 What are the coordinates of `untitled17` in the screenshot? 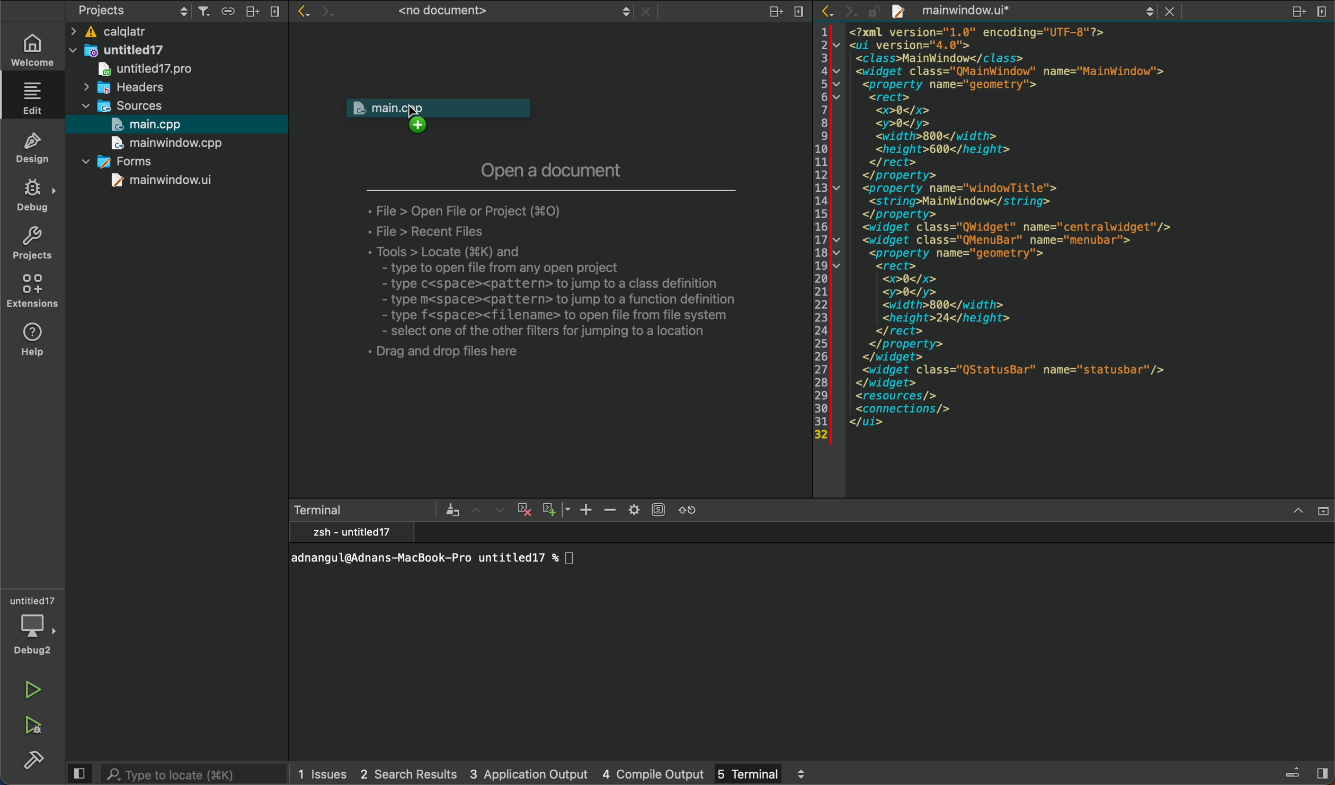 It's located at (118, 50).